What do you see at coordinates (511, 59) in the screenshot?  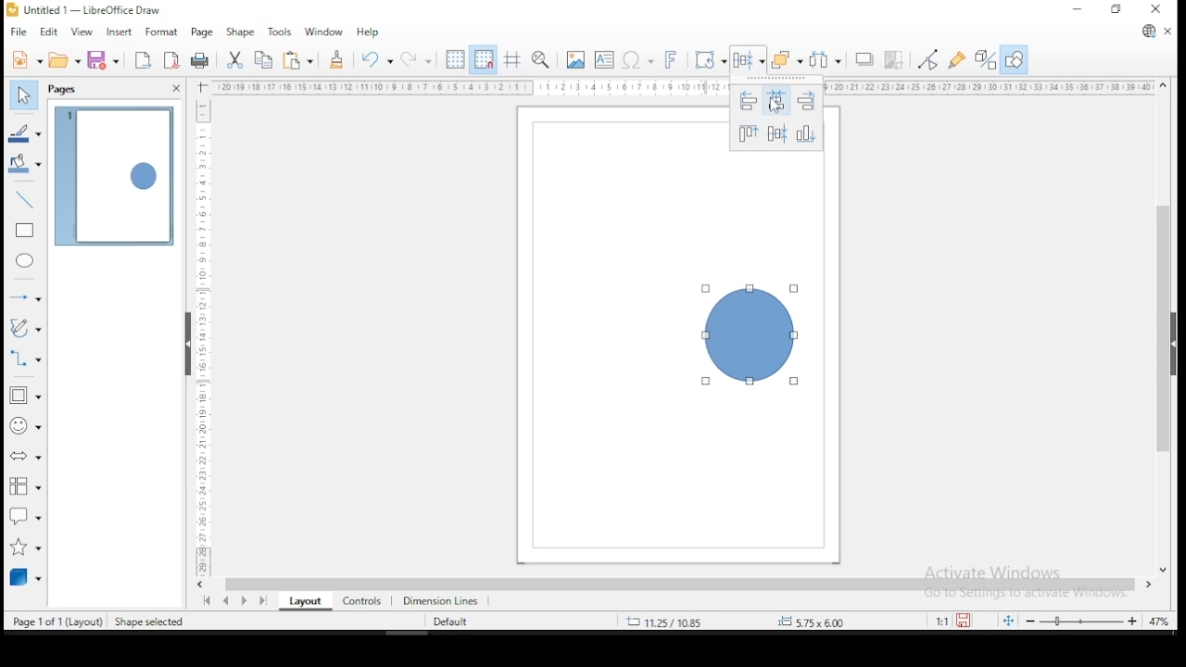 I see `helplines when moving` at bounding box center [511, 59].